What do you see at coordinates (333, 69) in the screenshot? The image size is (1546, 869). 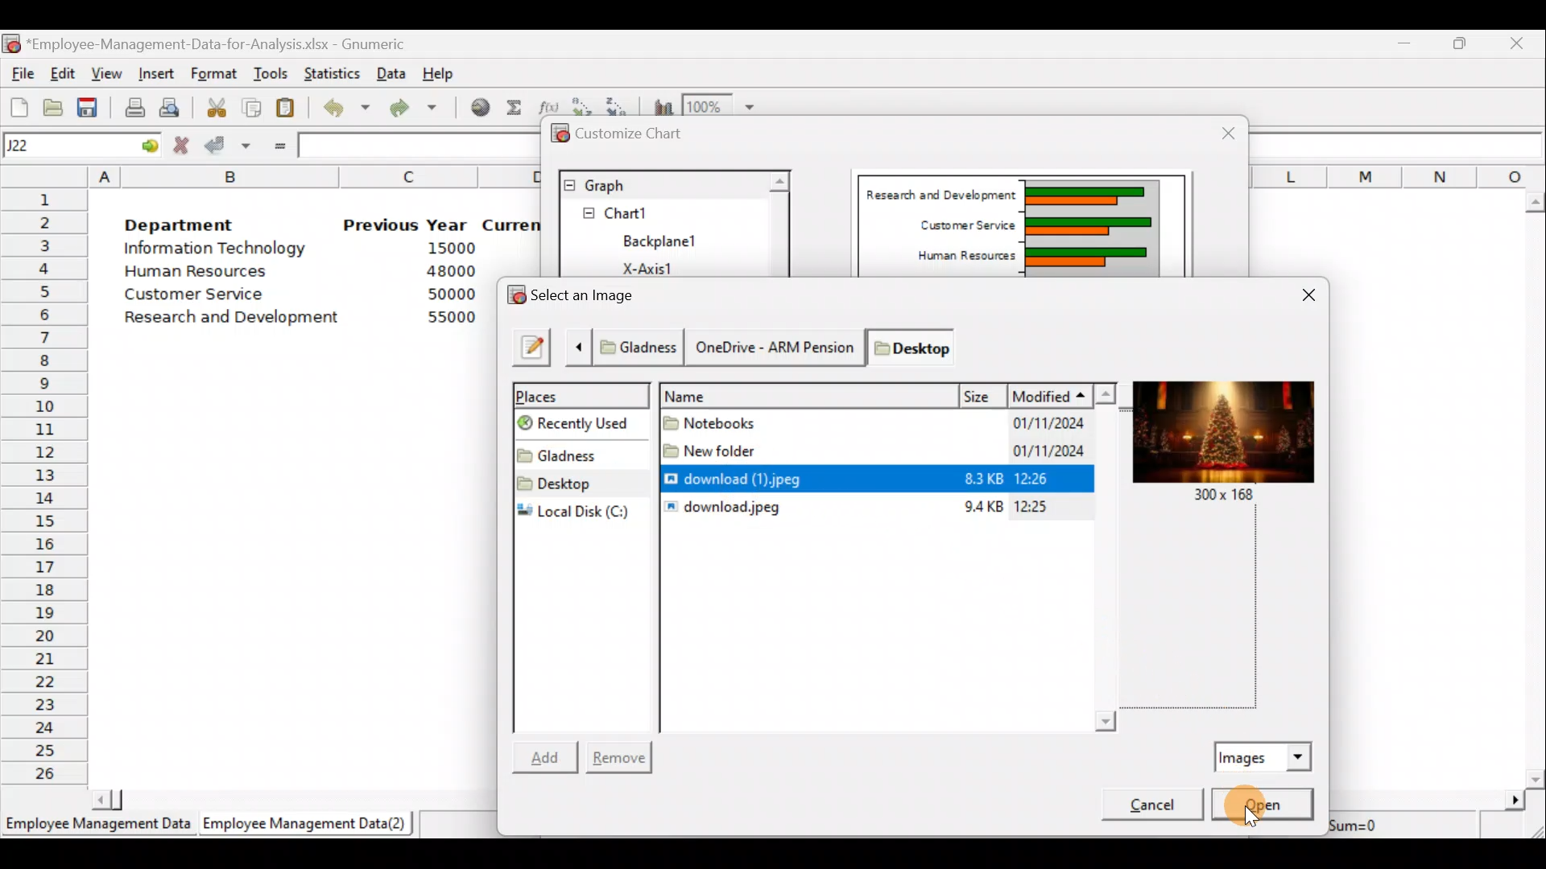 I see `Statistics` at bounding box center [333, 69].